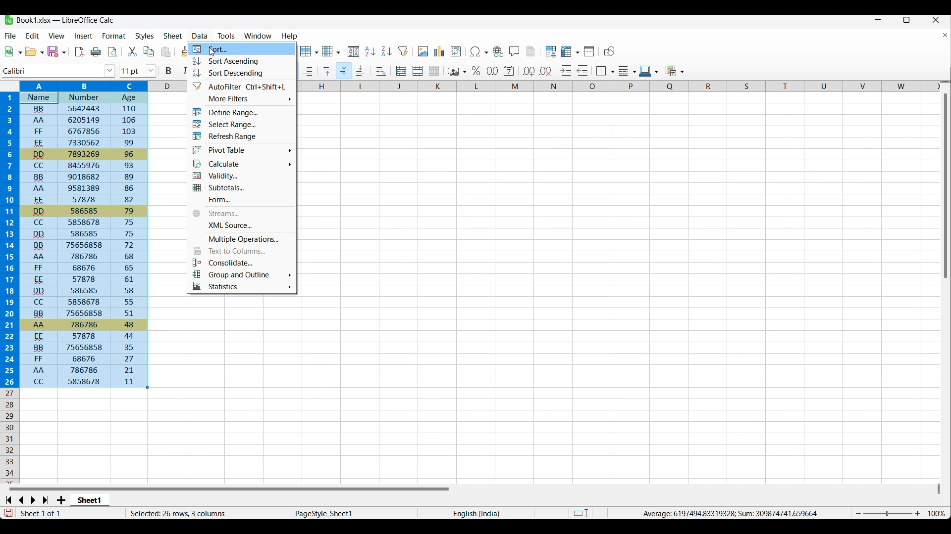 This screenshot has width=951, height=534. What do you see at coordinates (344, 71) in the screenshot?
I see `Align center` at bounding box center [344, 71].